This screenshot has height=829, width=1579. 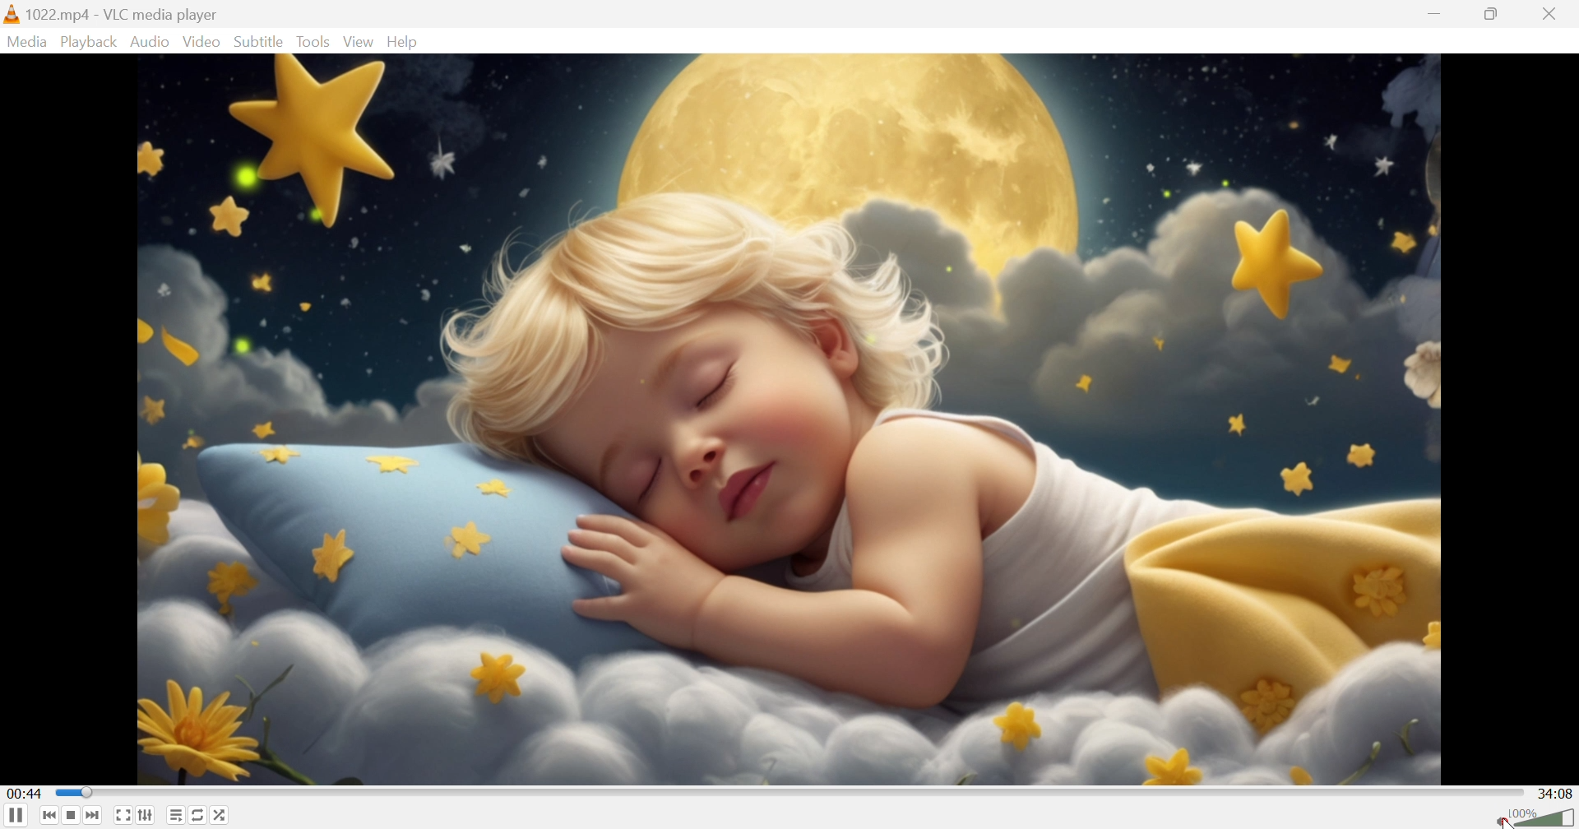 What do you see at coordinates (150, 41) in the screenshot?
I see `Audio` at bounding box center [150, 41].